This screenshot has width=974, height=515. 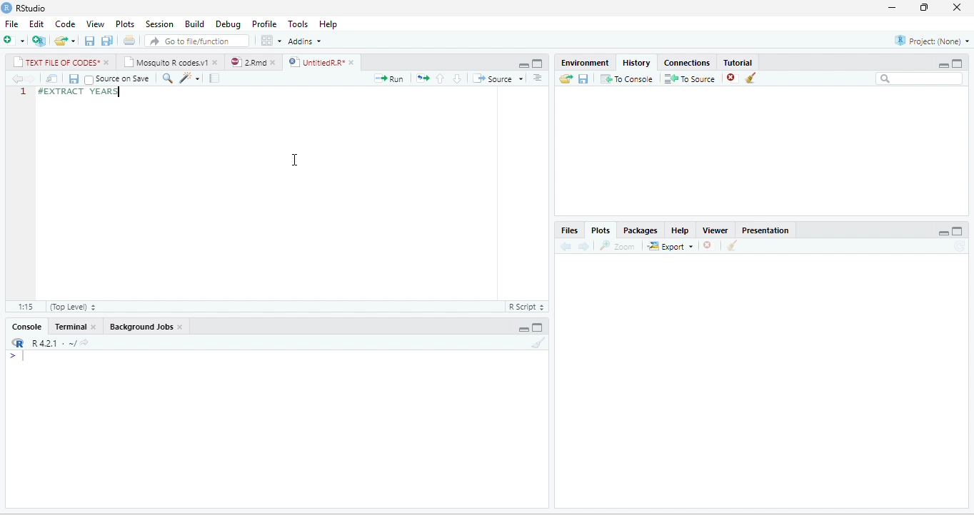 What do you see at coordinates (583, 246) in the screenshot?
I see `forward` at bounding box center [583, 246].